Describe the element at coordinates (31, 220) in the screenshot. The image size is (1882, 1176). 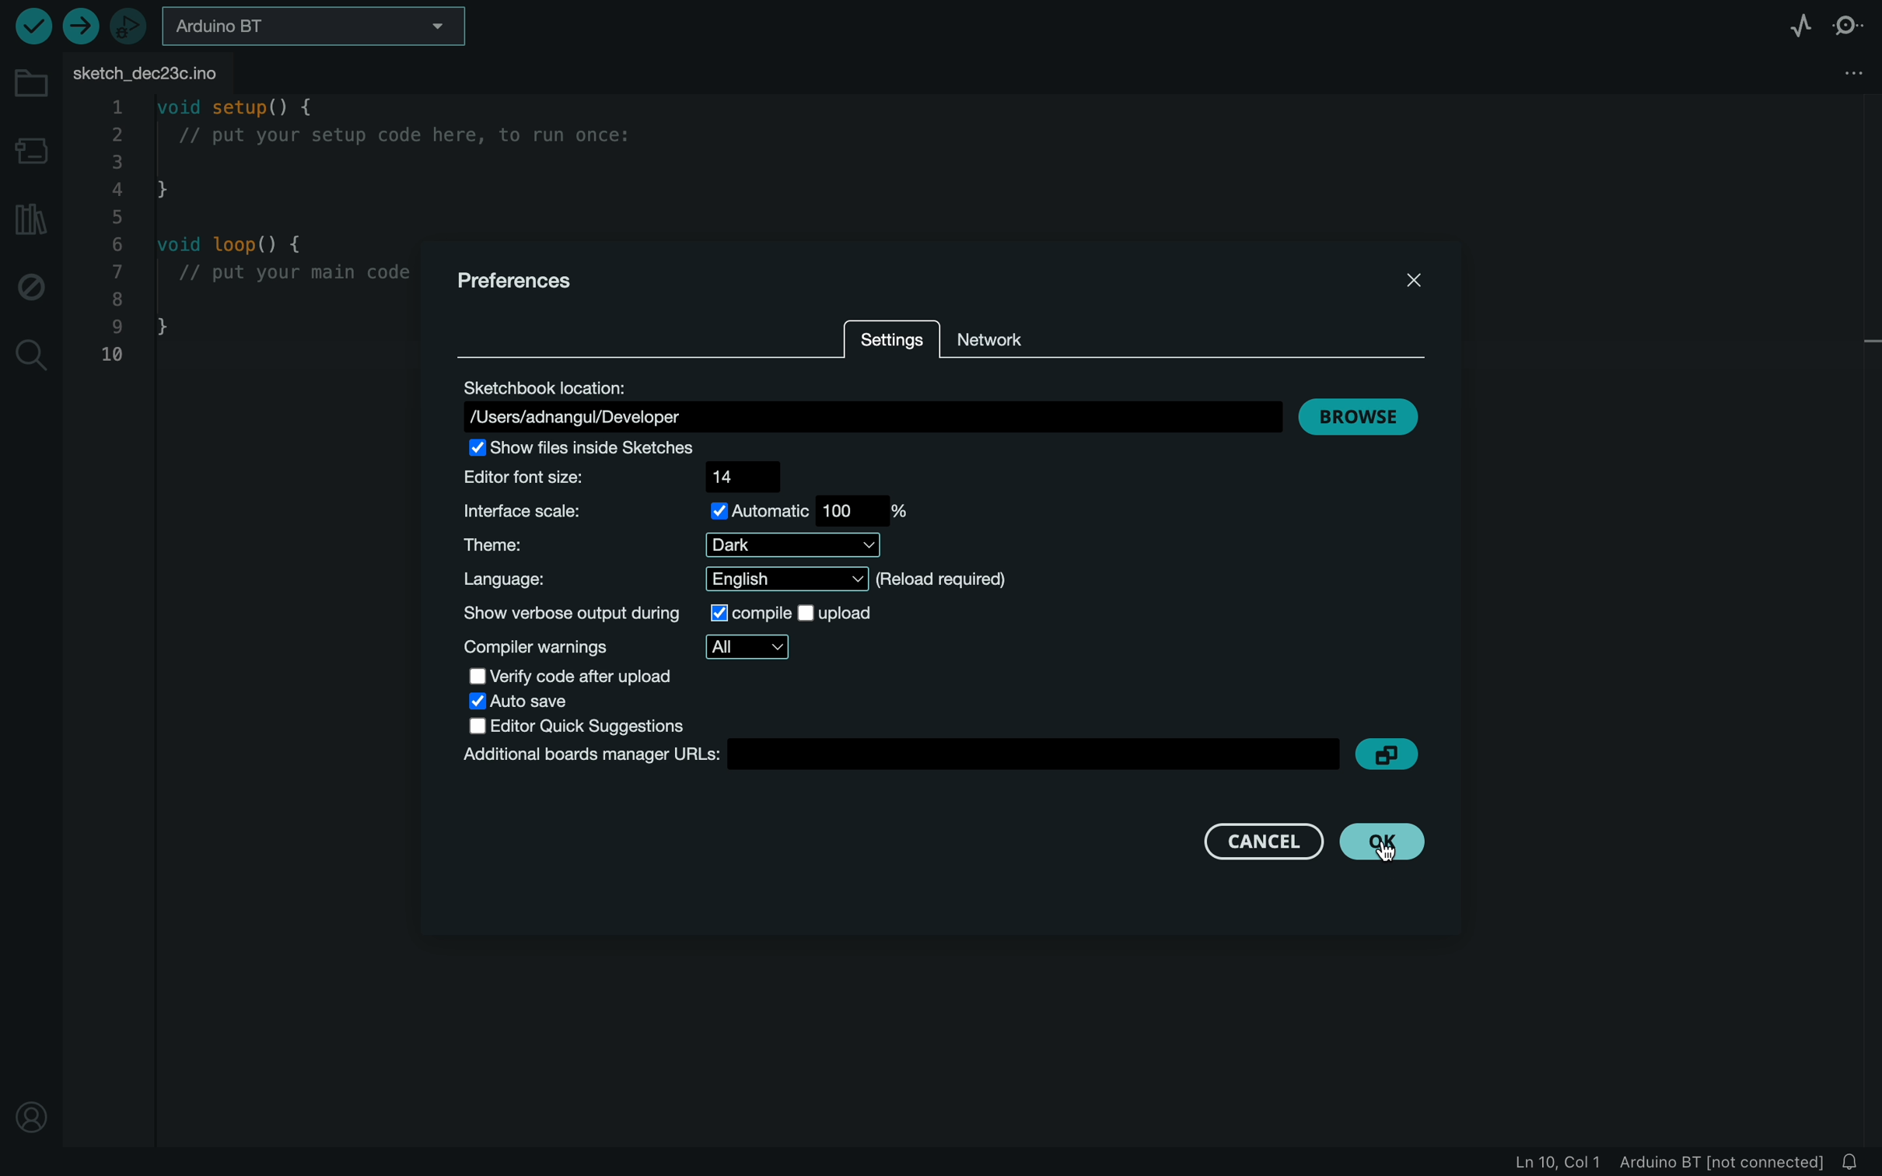
I see `library manager` at that location.